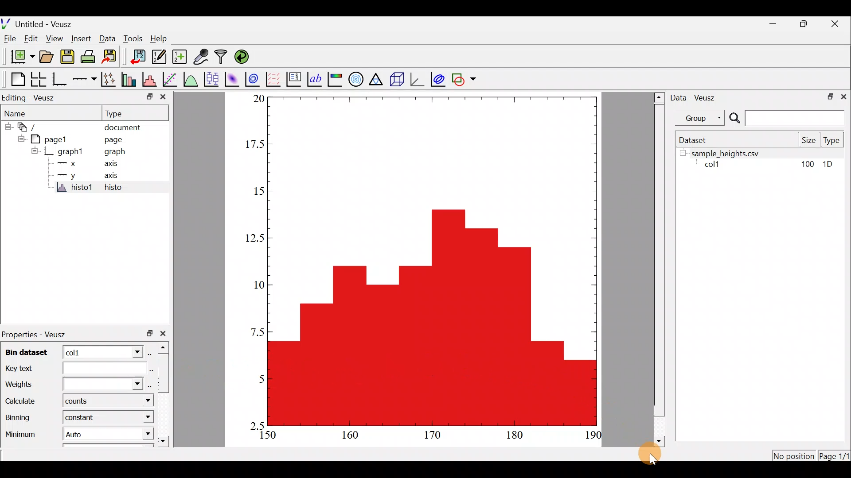 The image size is (851, 478). Describe the element at coordinates (15, 78) in the screenshot. I see `Blank page` at that location.